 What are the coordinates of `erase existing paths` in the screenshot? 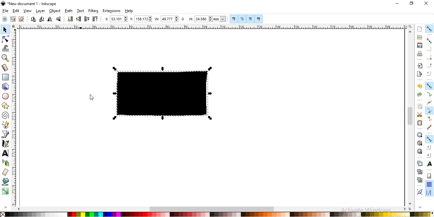 It's located at (6, 172).